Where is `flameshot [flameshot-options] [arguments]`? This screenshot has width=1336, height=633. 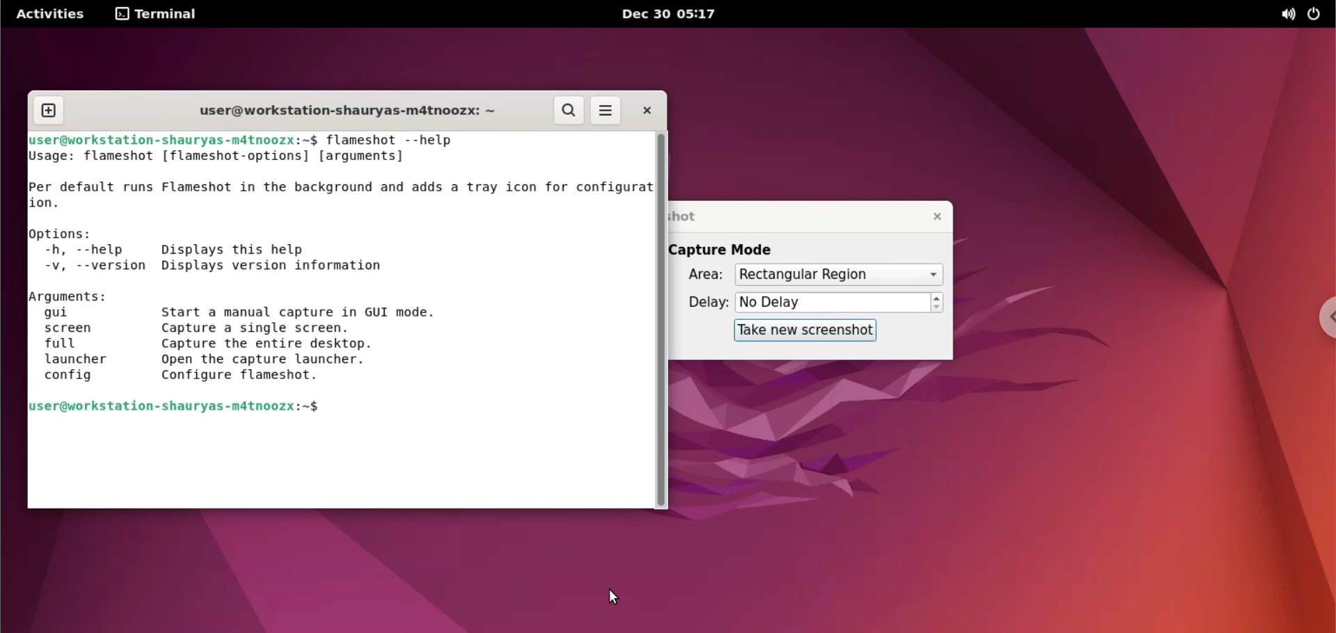 flameshot [flameshot-options] [arguments] is located at coordinates (248, 155).